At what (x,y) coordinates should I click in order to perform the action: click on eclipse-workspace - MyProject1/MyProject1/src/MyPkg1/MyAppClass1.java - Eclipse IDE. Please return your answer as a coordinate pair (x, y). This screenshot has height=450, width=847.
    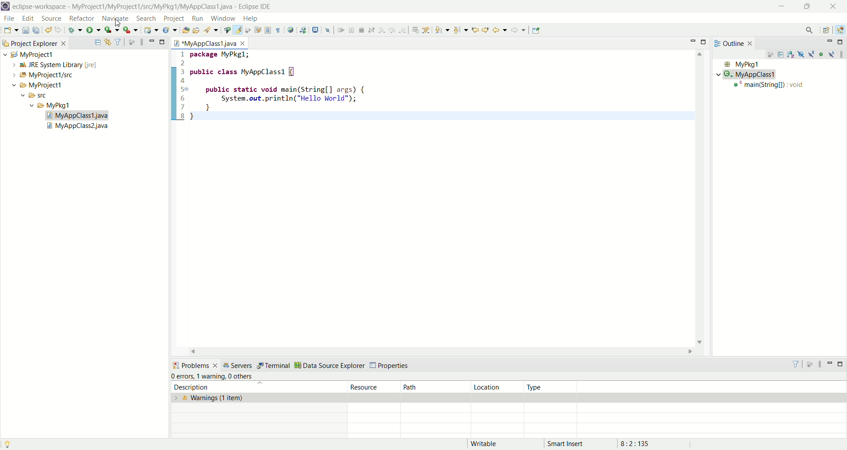
    Looking at the image, I should click on (144, 7).